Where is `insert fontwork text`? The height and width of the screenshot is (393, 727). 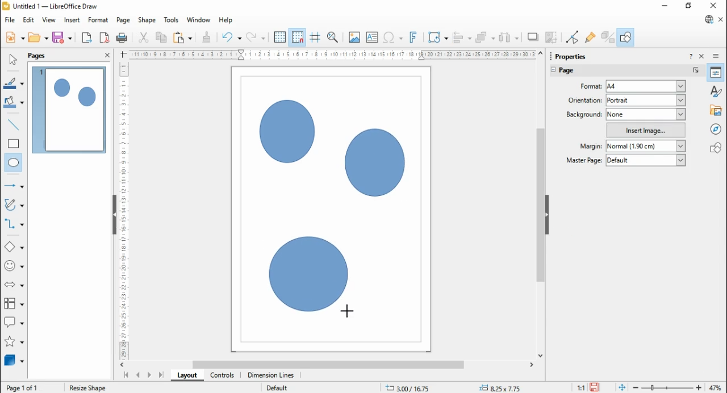
insert fontwork text is located at coordinates (413, 37).